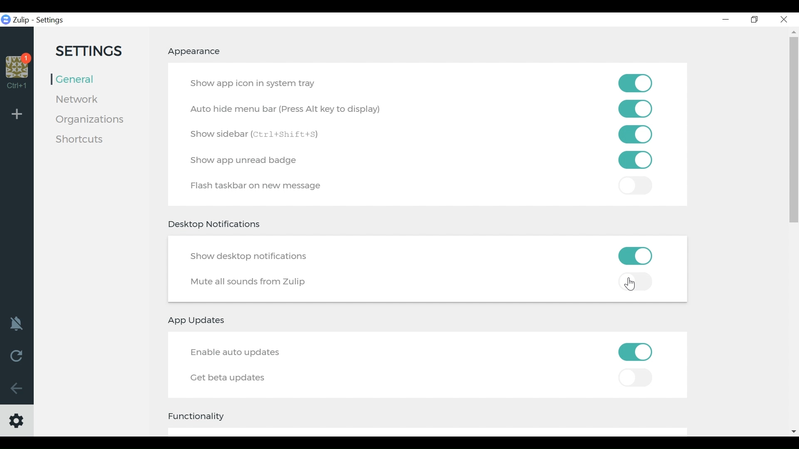 The height and width of the screenshot is (449, 799). What do you see at coordinates (630, 285) in the screenshot?
I see `Cursor` at bounding box center [630, 285].